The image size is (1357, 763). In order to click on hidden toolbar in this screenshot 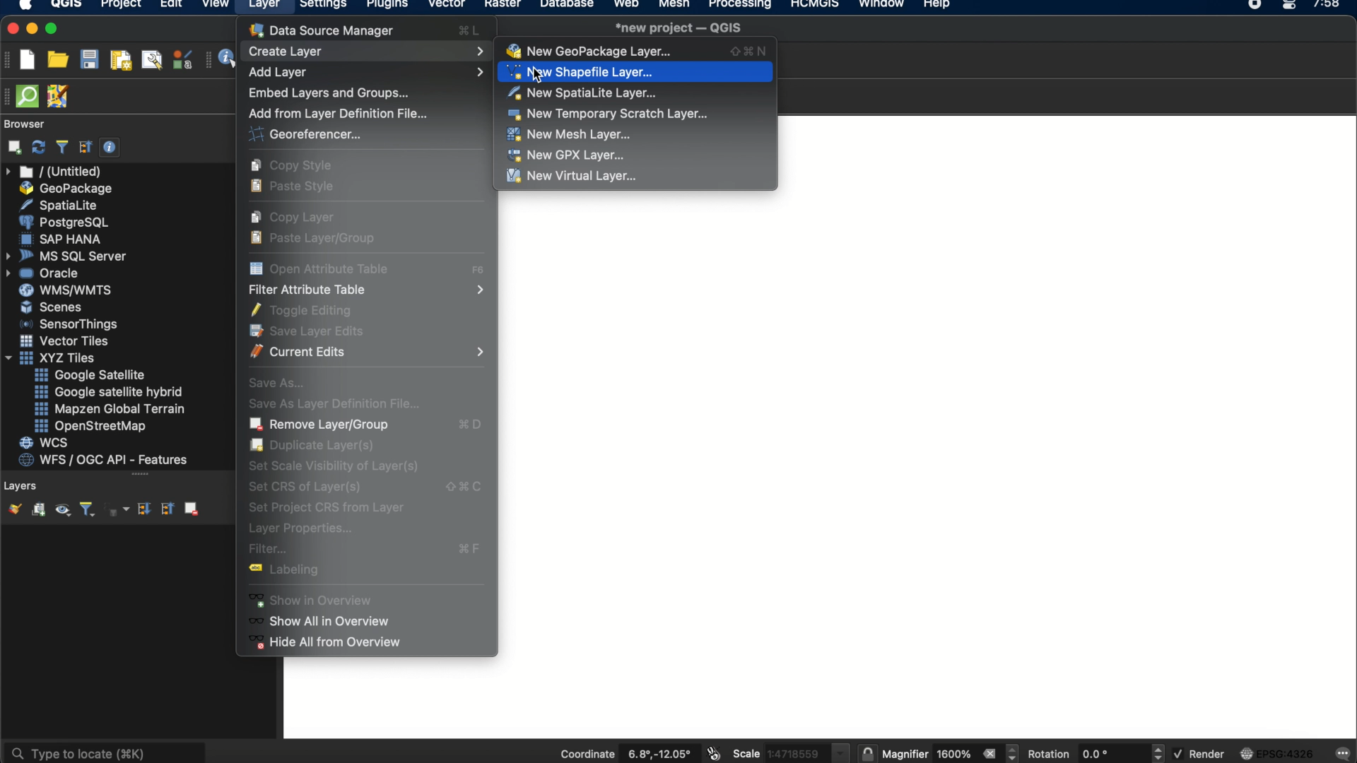, I will do `click(8, 95)`.